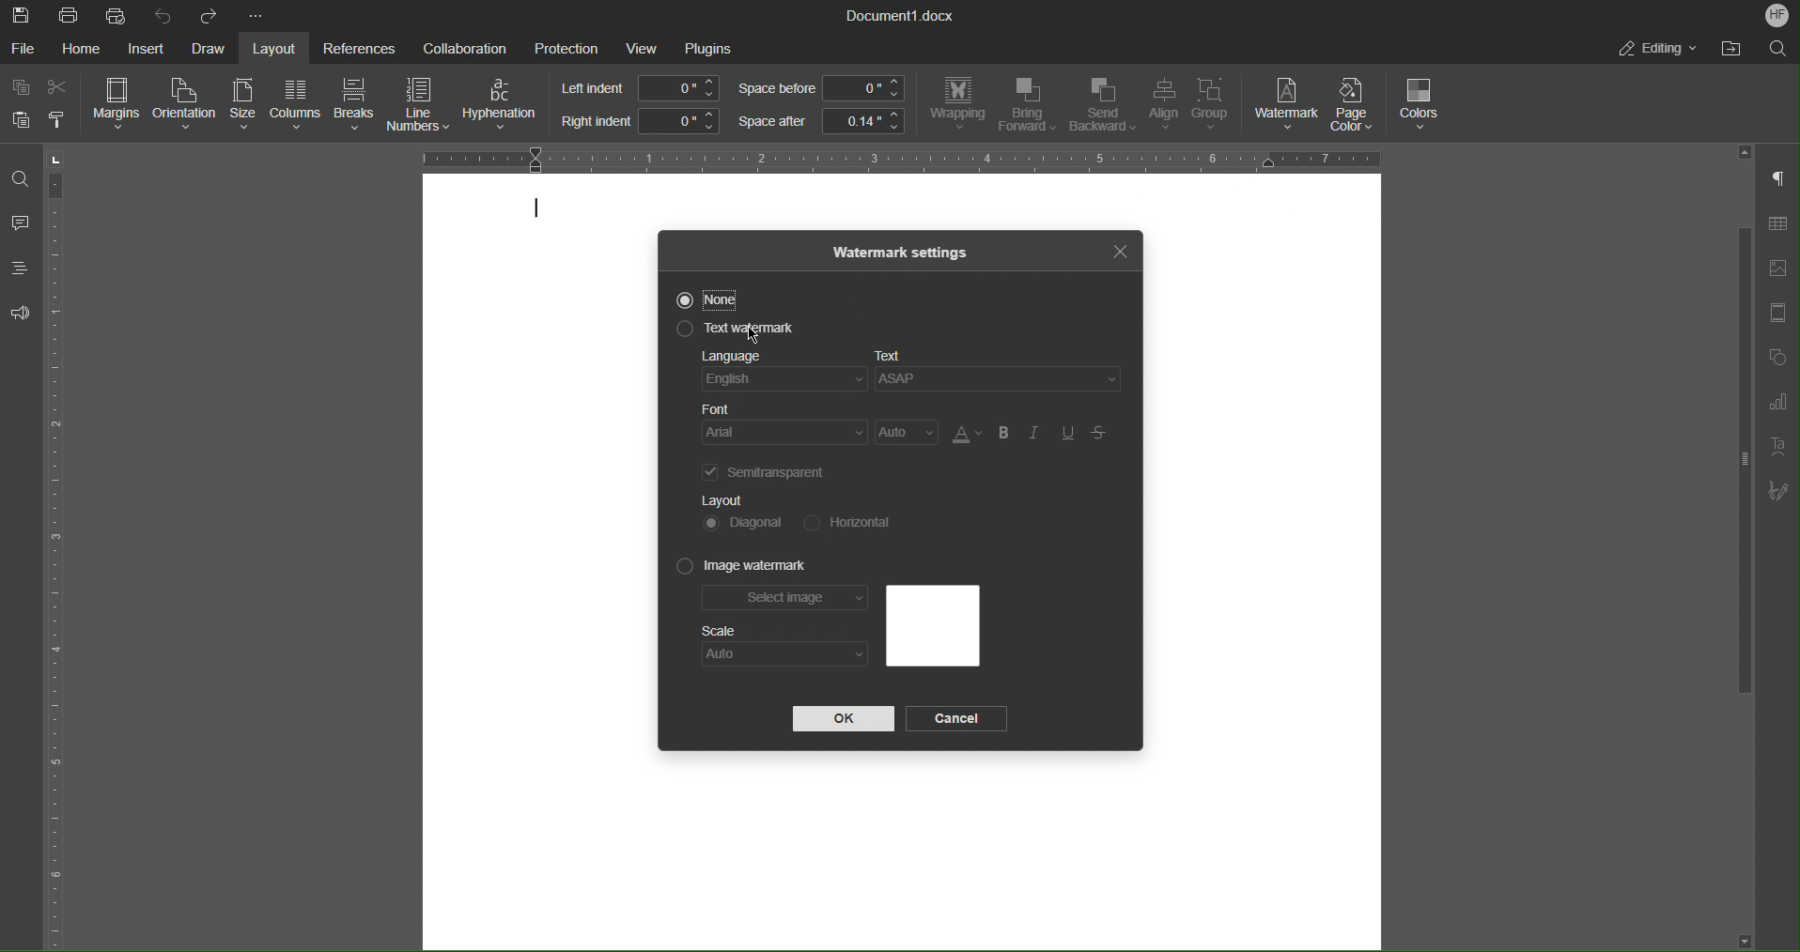 The height and width of the screenshot is (952, 1800). Describe the element at coordinates (1727, 49) in the screenshot. I see `Open File Location` at that location.